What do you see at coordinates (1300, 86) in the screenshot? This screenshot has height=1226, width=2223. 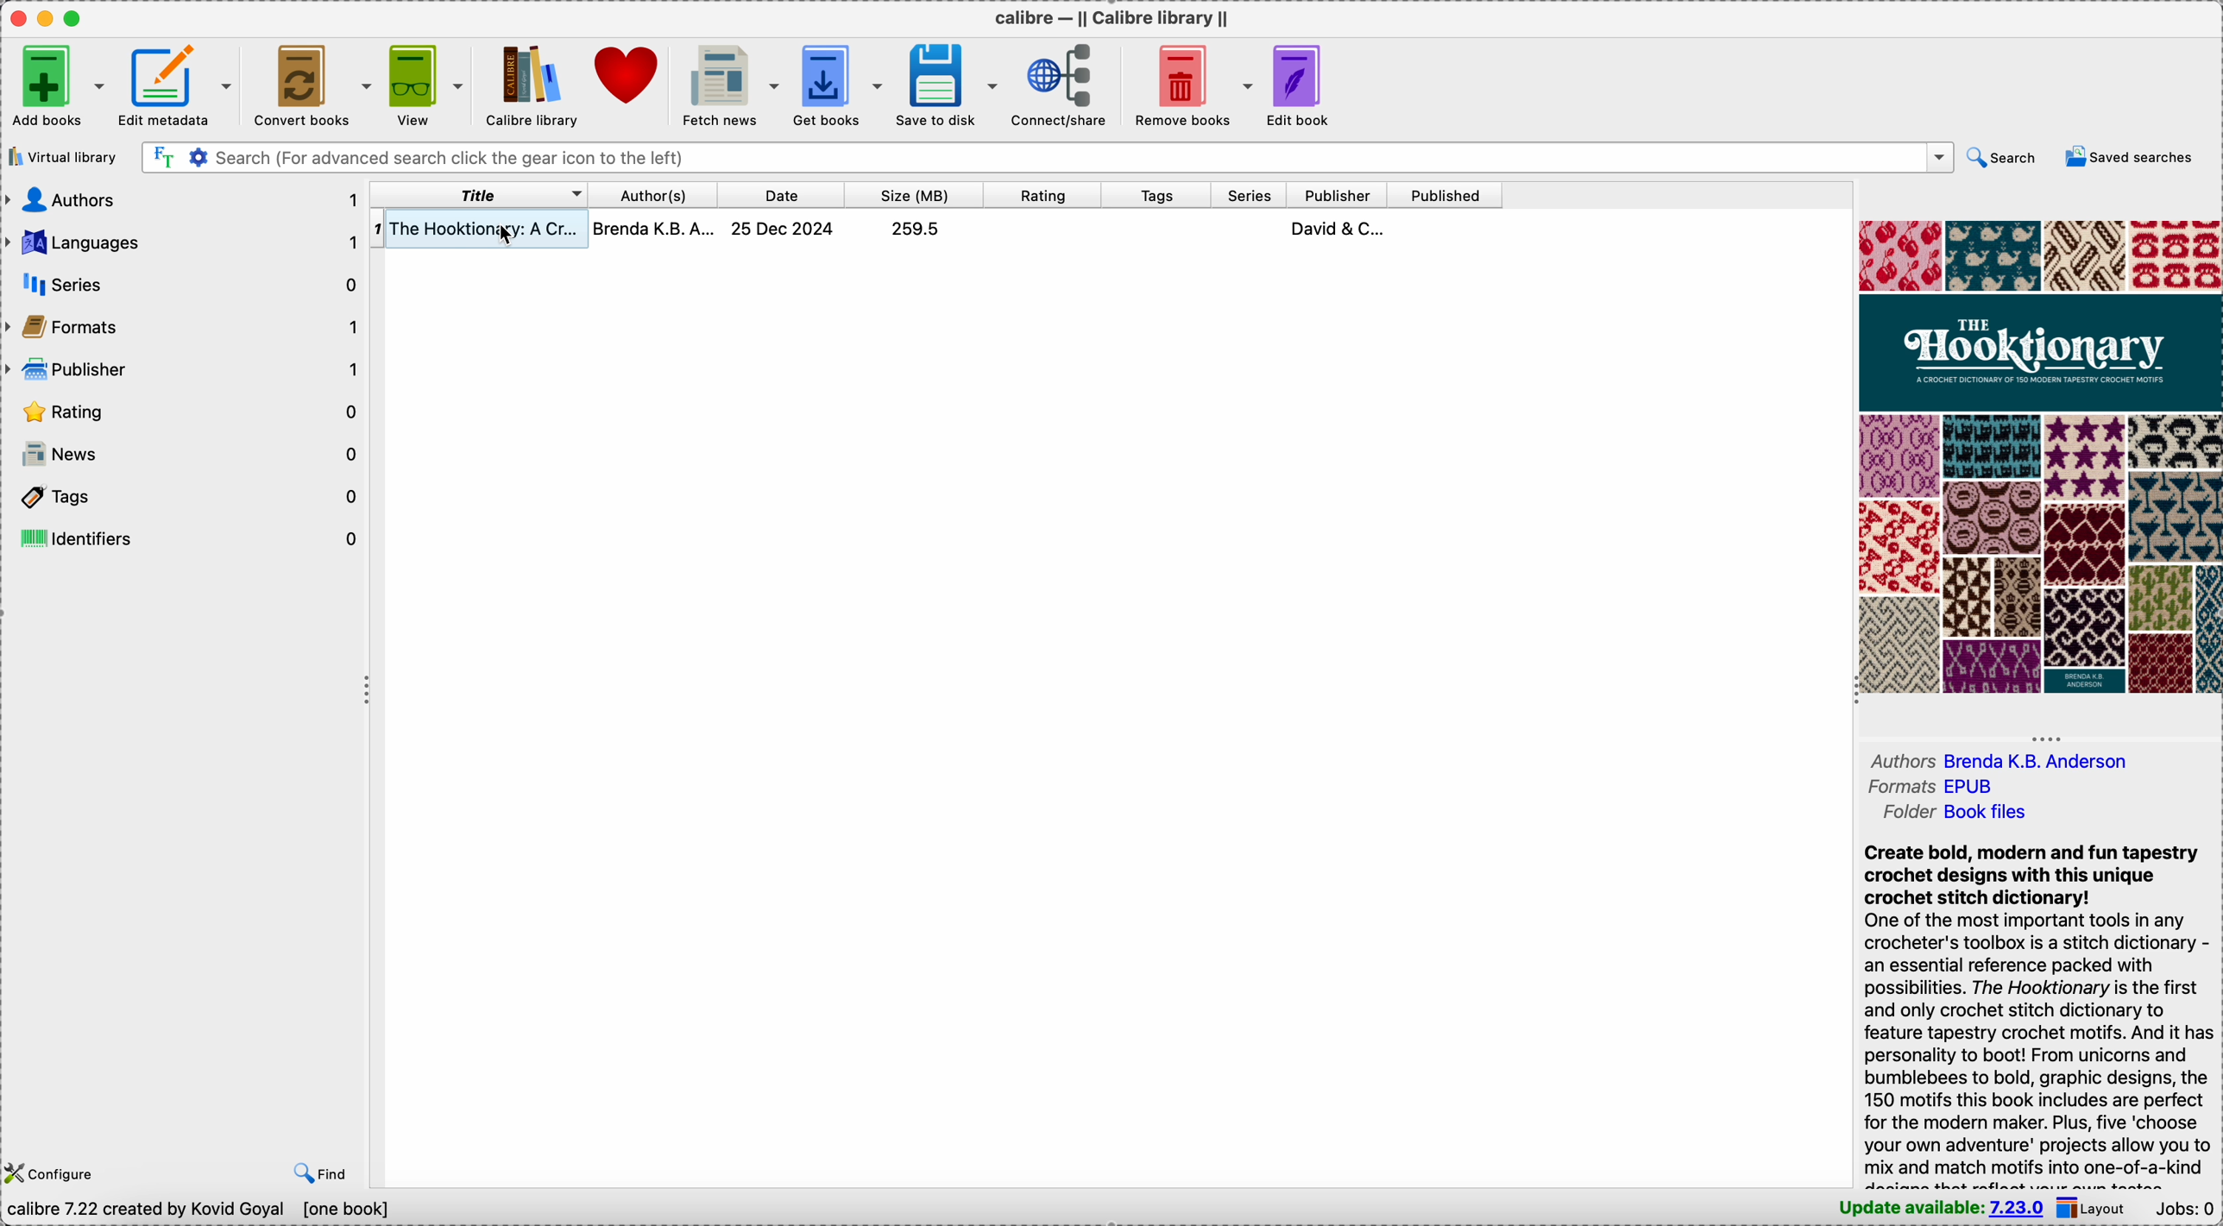 I see `edit book` at bounding box center [1300, 86].